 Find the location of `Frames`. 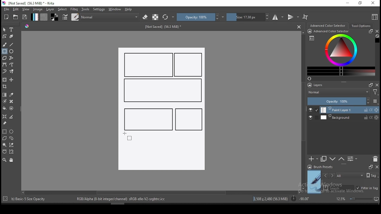

Frames is located at coordinates (369, 85).